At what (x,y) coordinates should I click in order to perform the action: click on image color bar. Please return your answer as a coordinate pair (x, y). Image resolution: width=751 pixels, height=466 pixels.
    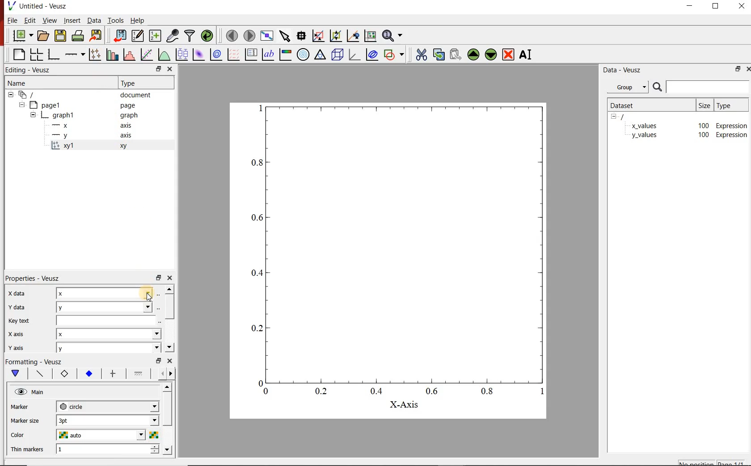
    Looking at the image, I should click on (286, 55).